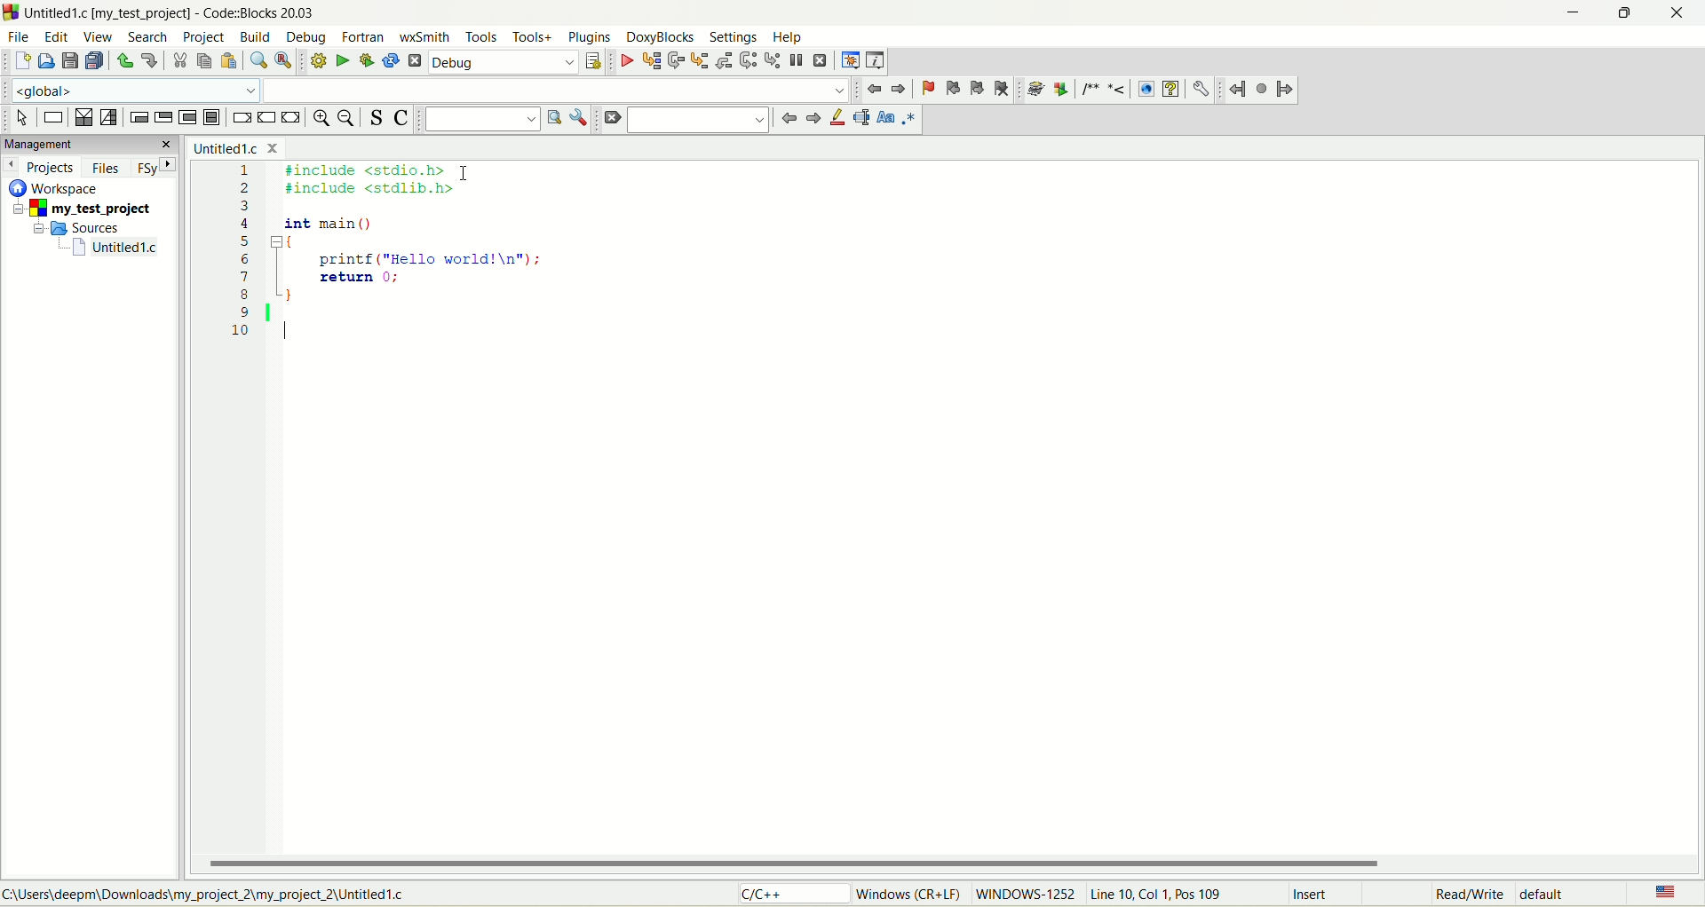  What do you see at coordinates (405, 119) in the screenshot?
I see `toggle comment` at bounding box center [405, 119].